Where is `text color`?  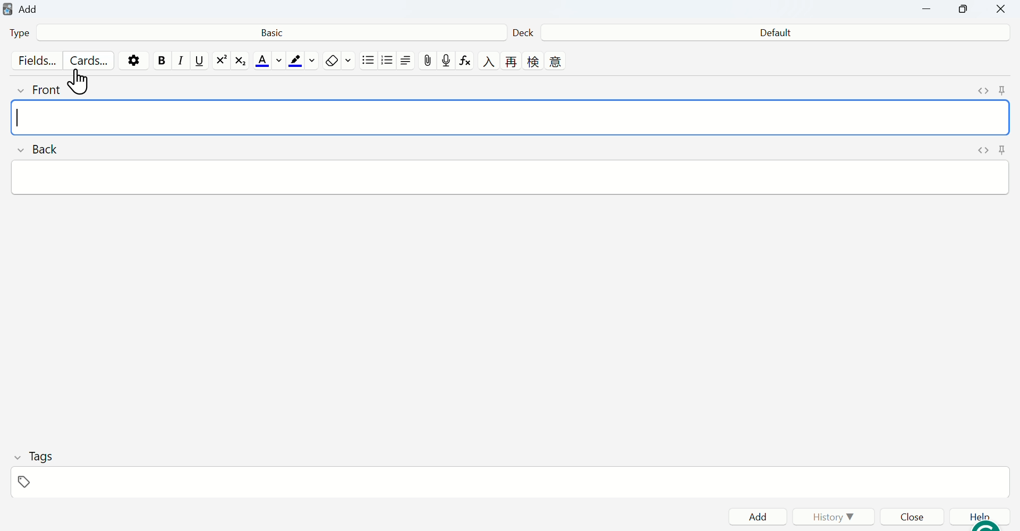 text color is located at coordinates (262, 61).